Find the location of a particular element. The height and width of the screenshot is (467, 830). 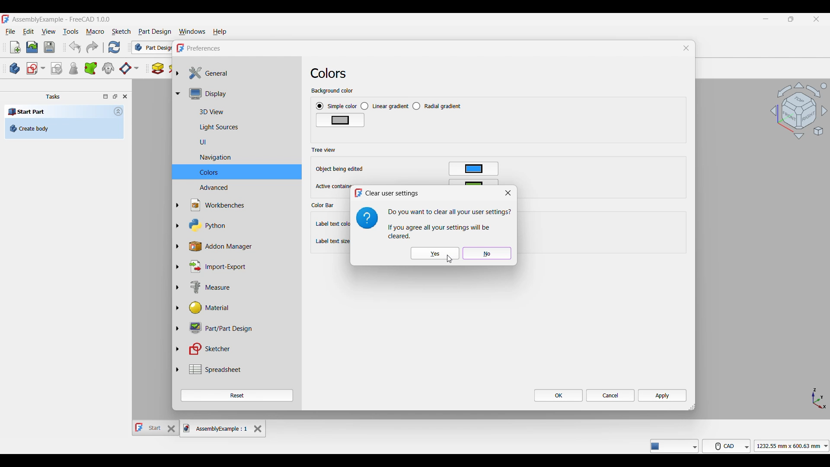

Workbench settings is located at coordinates (212, 205).